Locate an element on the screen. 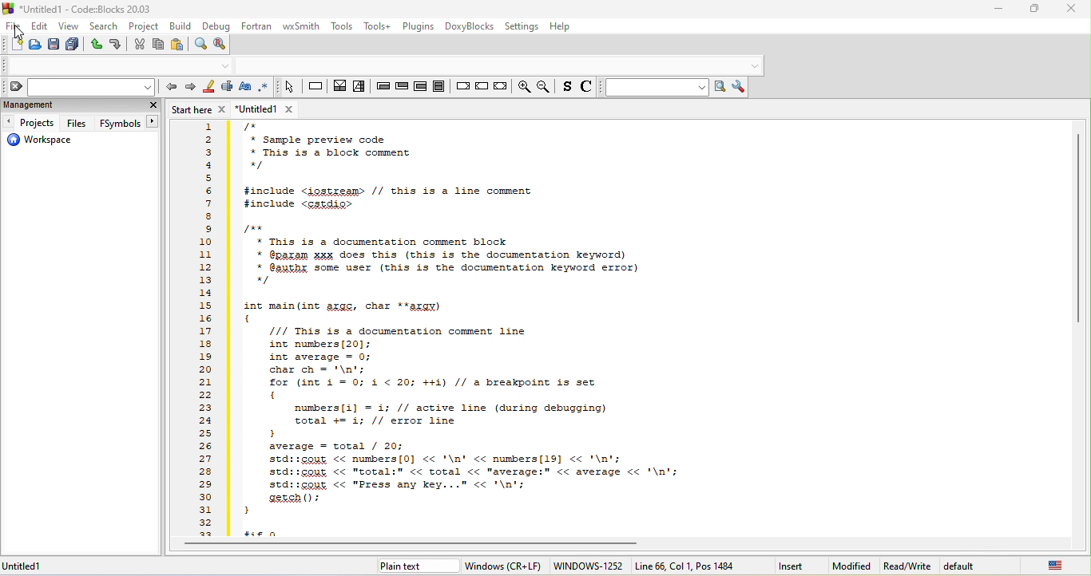 Image resolution: width=1091 pixels, height=576 pixels. exit is located at coordinates (402, 89).